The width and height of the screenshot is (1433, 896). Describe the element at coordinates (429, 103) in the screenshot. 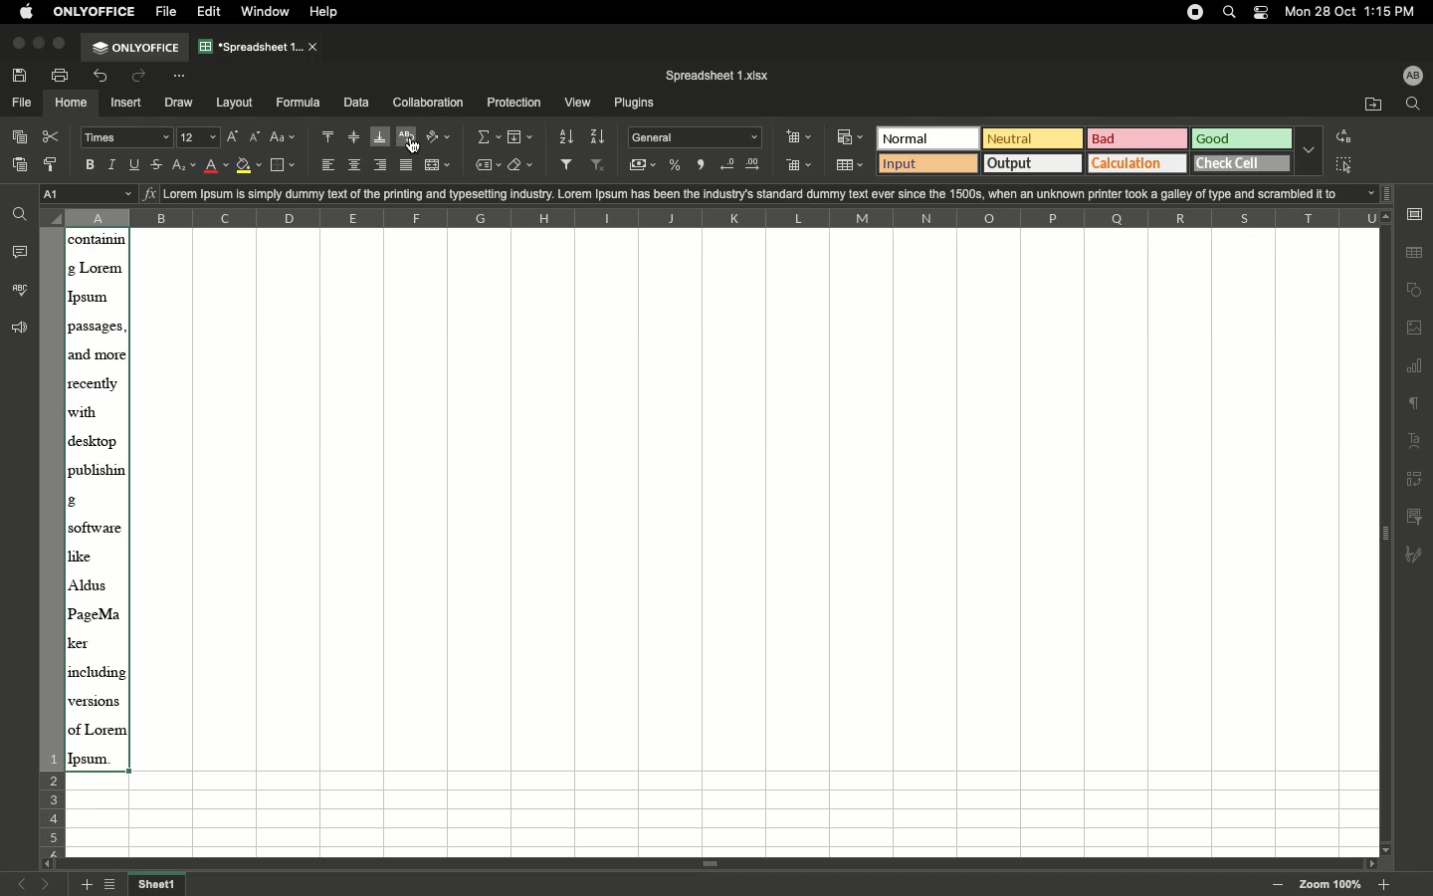

I see `Collaboration` at that location.